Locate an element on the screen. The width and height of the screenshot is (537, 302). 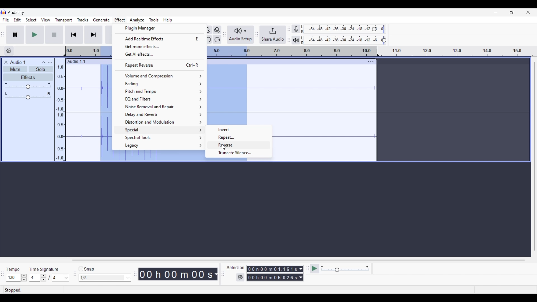
Recording level header is located at coordinates (374, 29).